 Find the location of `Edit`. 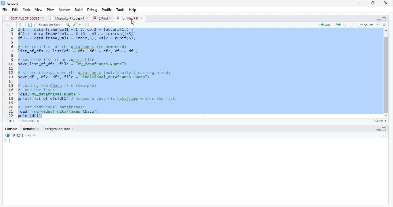

Edit is located at coordinates (15, 9).